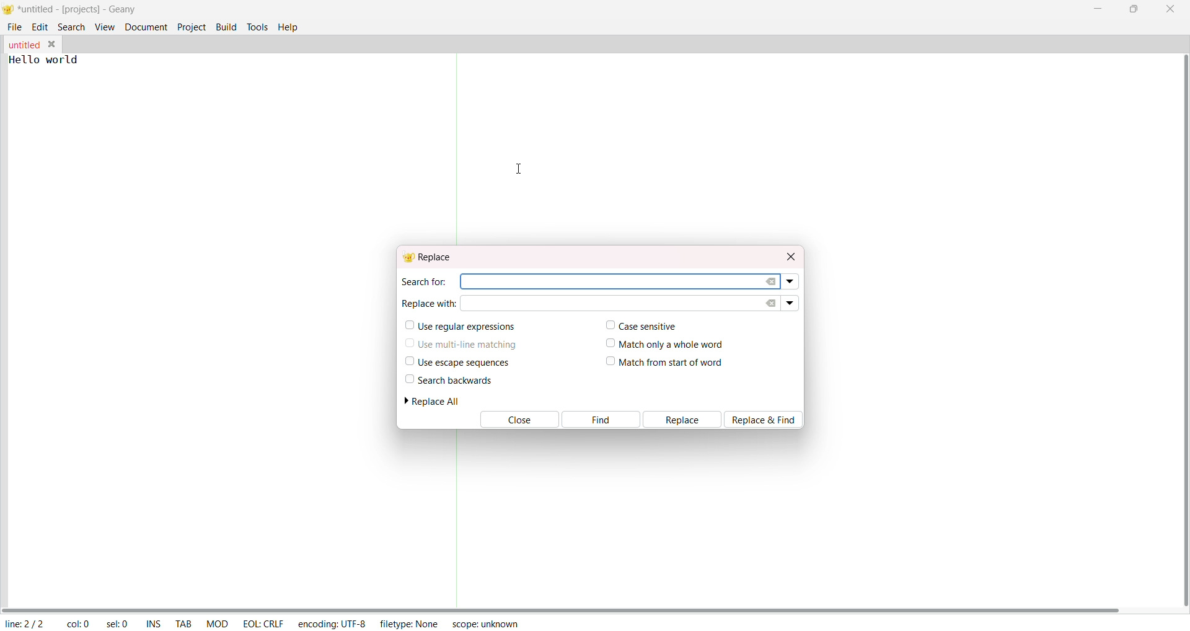  I want to click on clear replace, so click(771, 303).